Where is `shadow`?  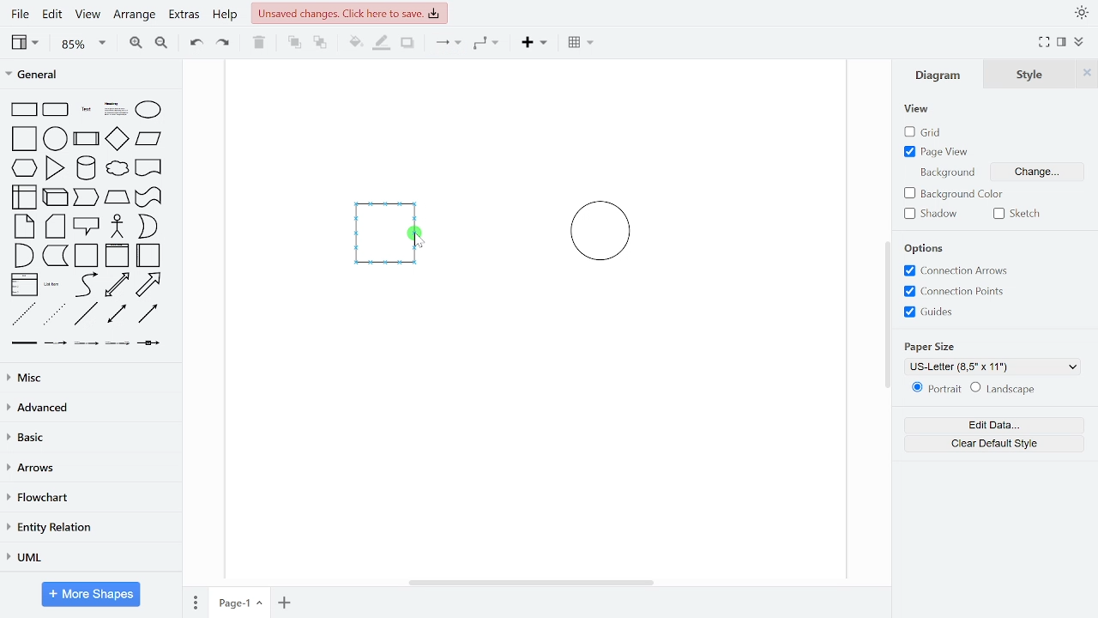 shadow is located at coordinates (935, 214).